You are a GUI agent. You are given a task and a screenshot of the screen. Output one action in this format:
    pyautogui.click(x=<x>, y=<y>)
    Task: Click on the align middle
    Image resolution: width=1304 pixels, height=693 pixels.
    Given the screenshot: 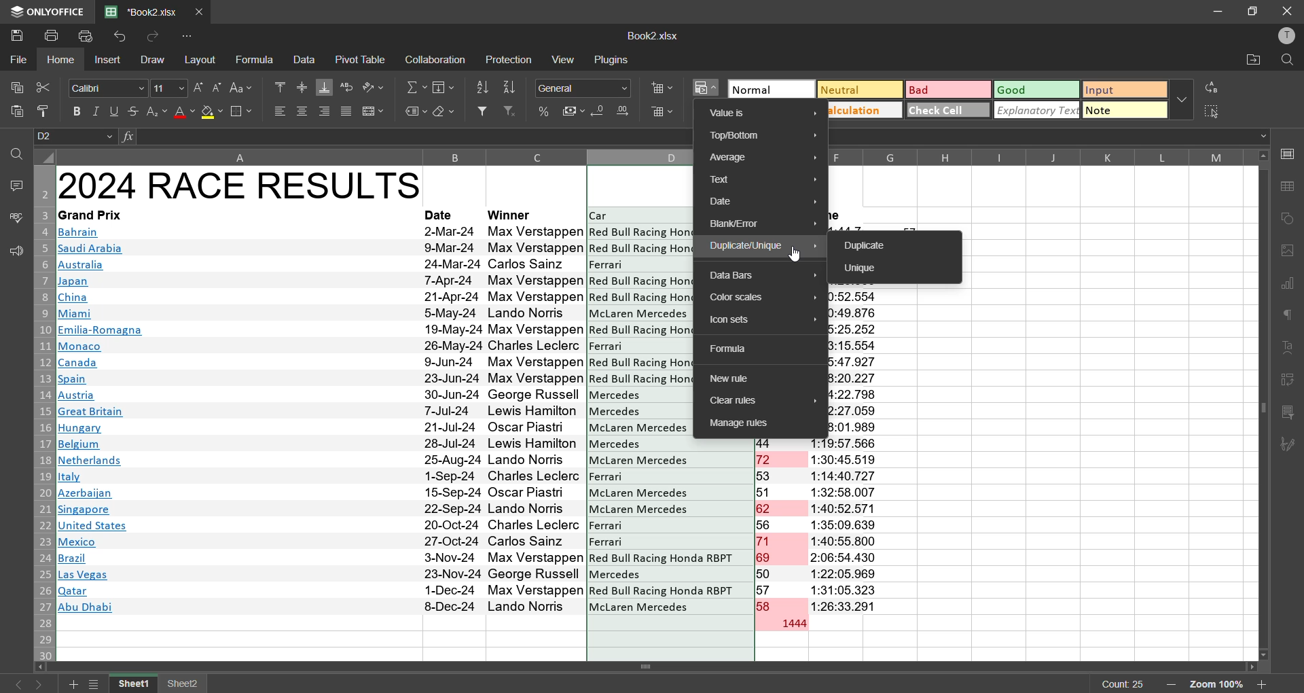 What is the action you would take?
    pyautogui.click(x=302, y=86)
    